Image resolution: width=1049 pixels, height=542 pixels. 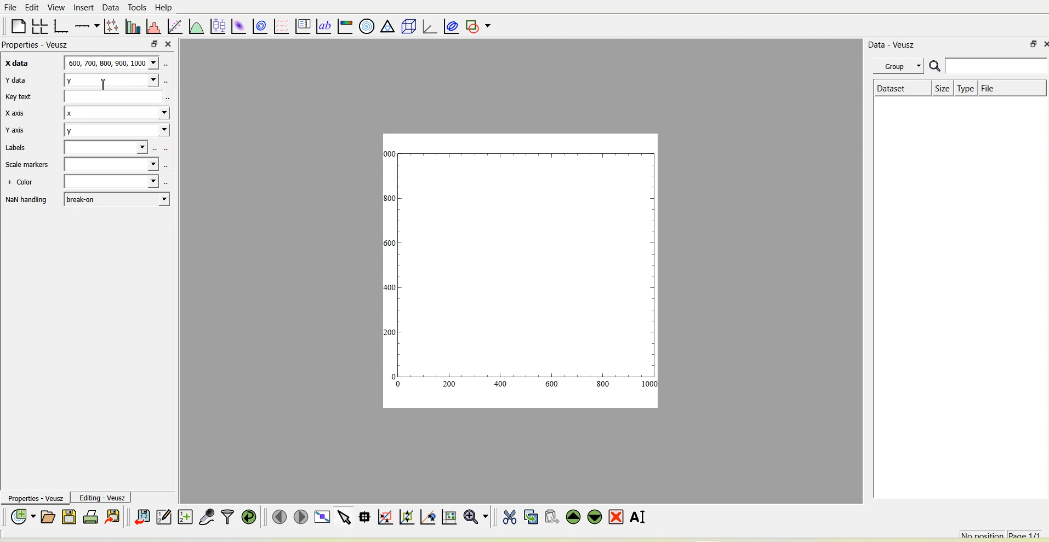 I want to click on 1000, so click(x=649, y=384).